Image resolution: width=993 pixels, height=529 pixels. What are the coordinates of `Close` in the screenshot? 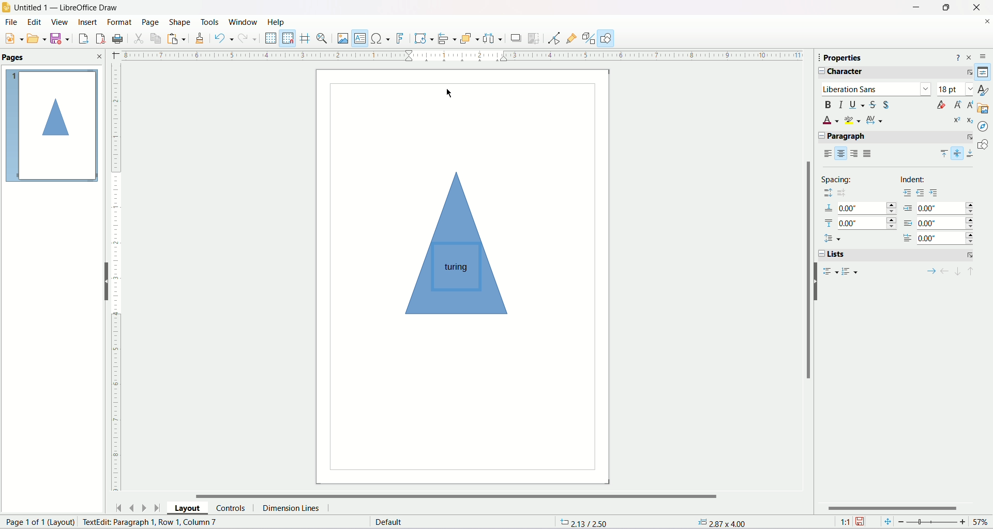 It's located at (97, 56).